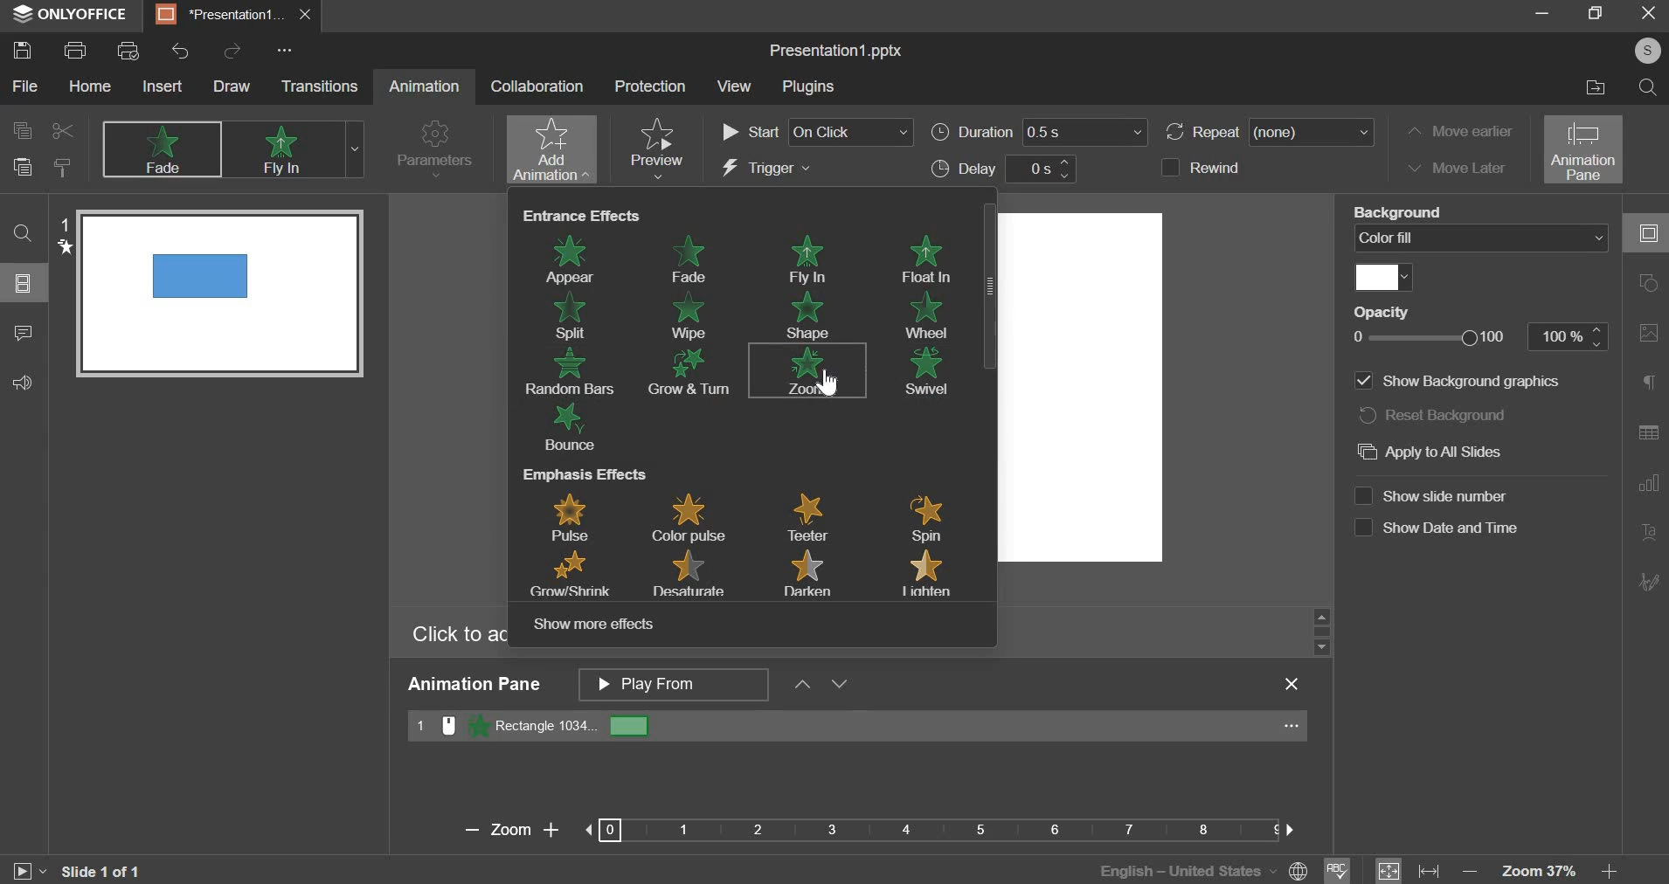 Image resolution: width=1669 pixels, height=884 pixels. What do you see at coordinates (691, 374) in the screenshot?
I see `grow & turn` at bounding box center [691, 374].